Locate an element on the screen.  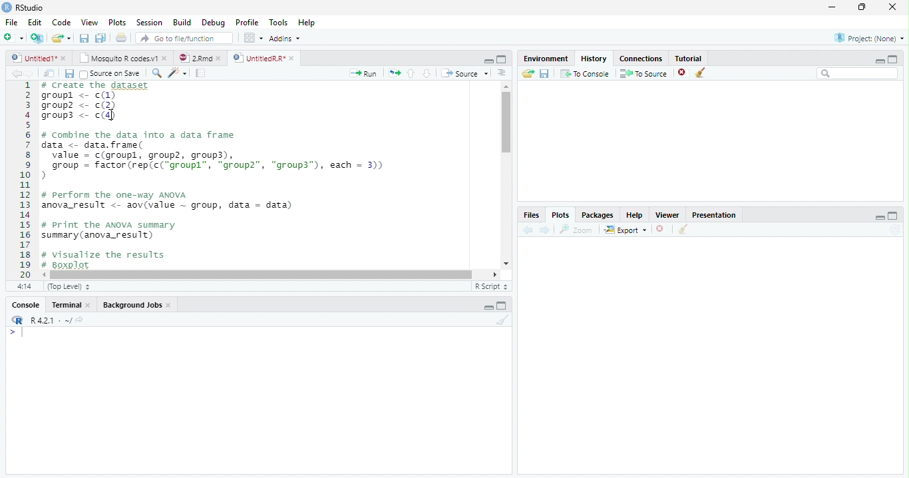
Maximize is located at coordinates (863, 7).